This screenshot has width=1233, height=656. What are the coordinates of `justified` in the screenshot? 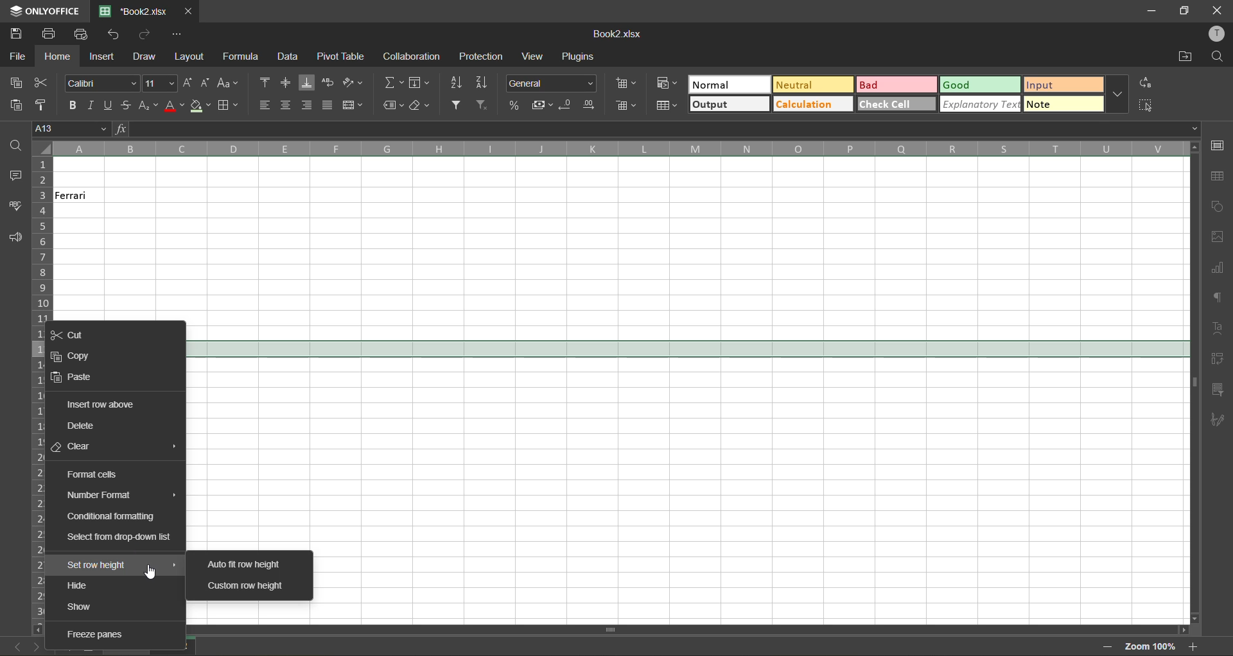 It's located at (328, 105).